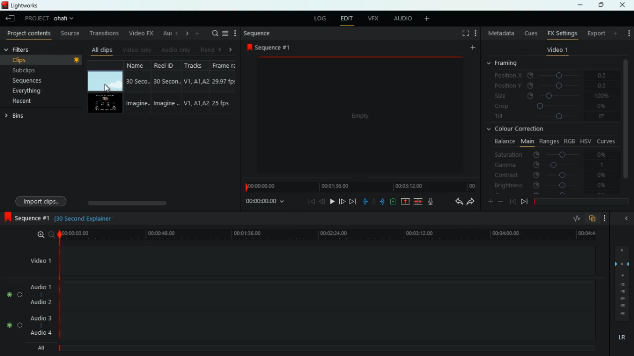 The image size is (634, 356). Describe the element at coordinates (605, 219) in the screenshot. I see `more` at that location.